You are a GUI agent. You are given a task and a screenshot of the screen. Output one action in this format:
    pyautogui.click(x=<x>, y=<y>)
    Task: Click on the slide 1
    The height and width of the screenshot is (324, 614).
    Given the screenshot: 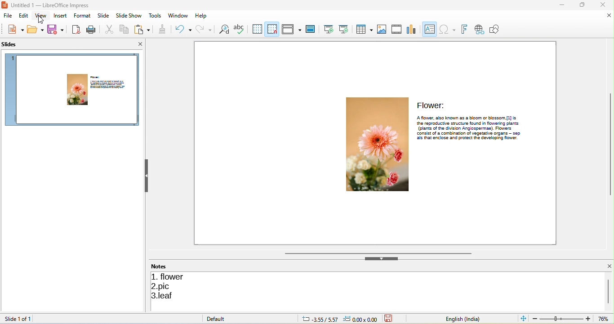 What is the action you would take?
    pyautogui.click(x=74, y=89)
    